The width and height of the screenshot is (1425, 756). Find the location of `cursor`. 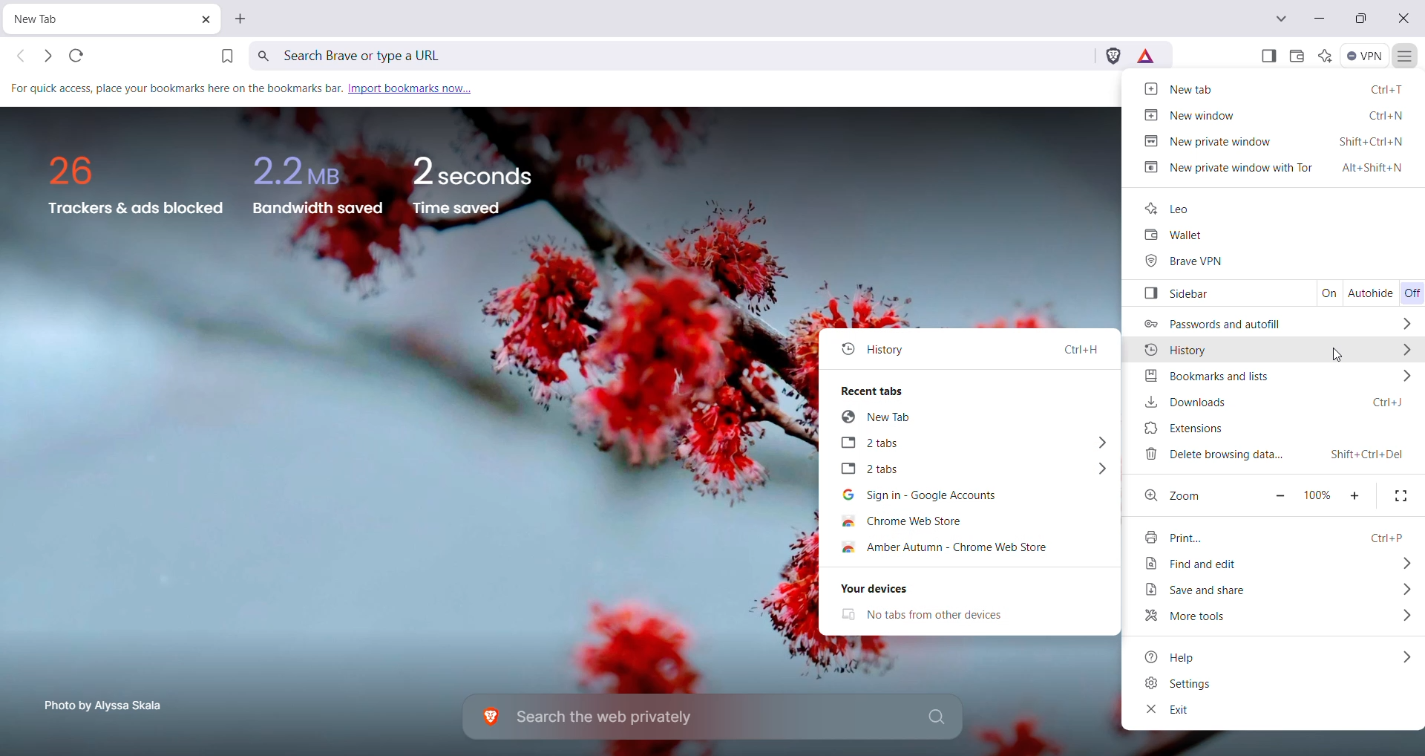

cursor is located at coordinates (1334, 354).